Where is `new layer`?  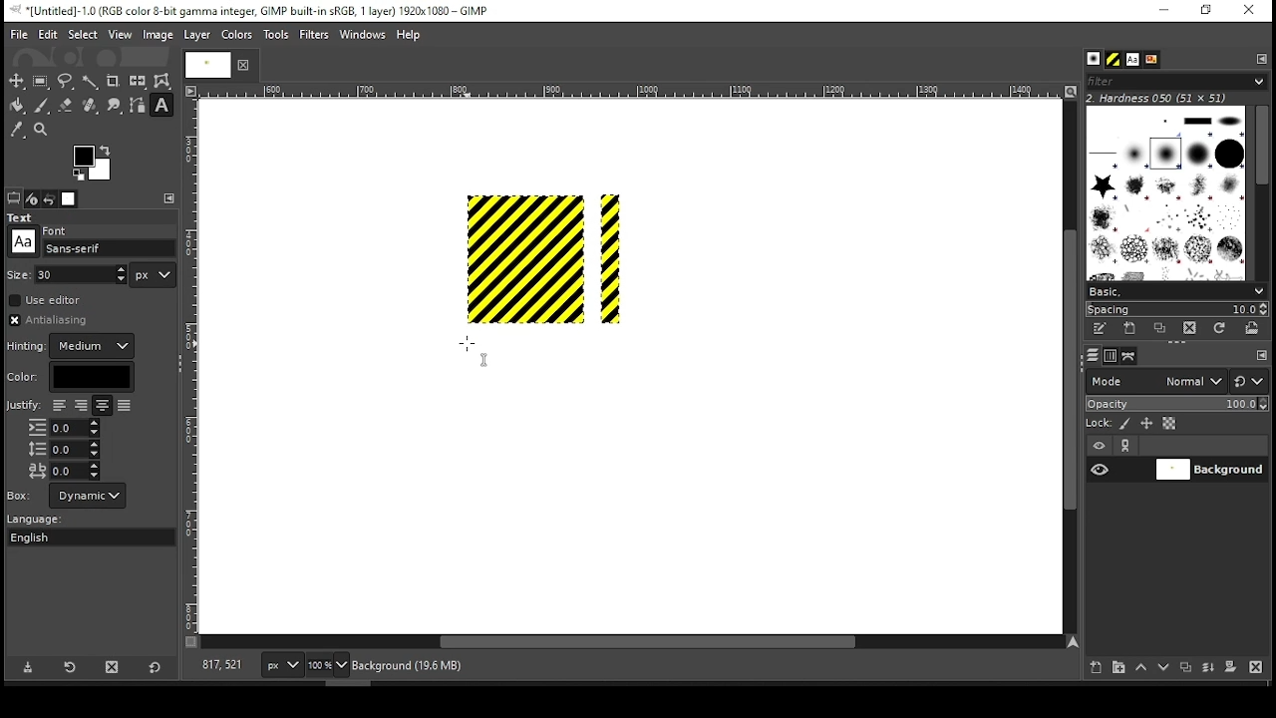
new layer is located at coordinates (1092, 665).